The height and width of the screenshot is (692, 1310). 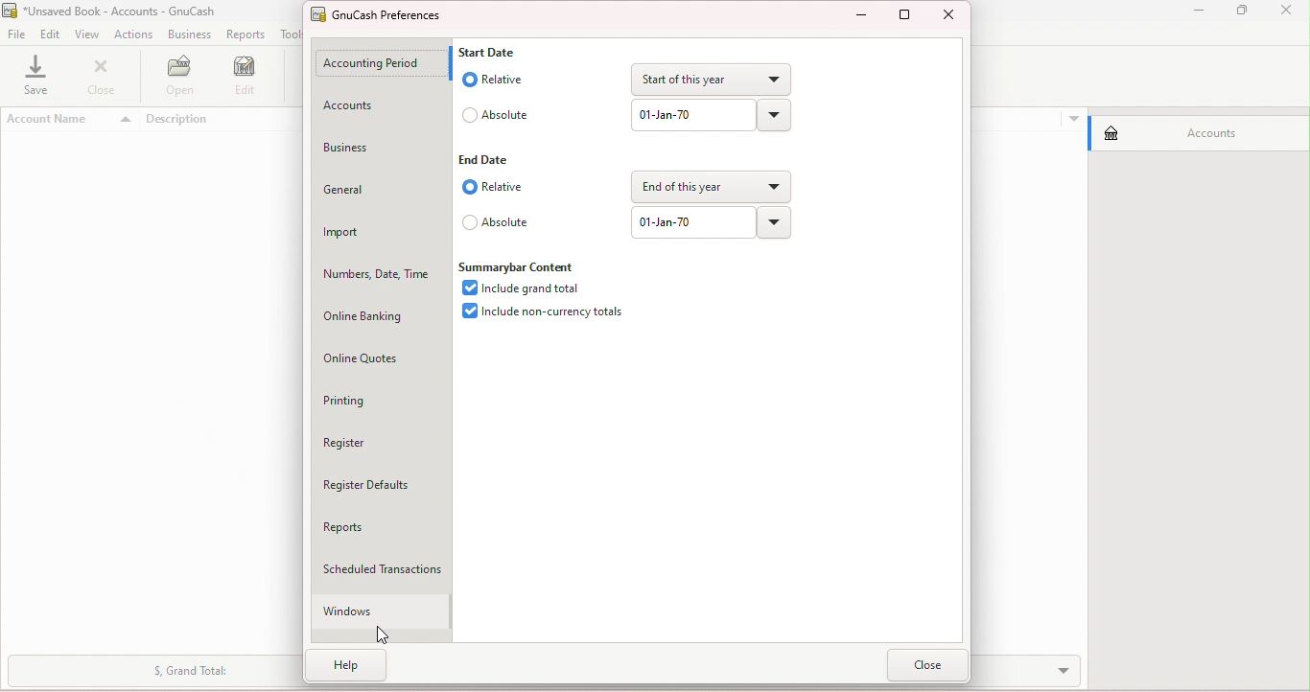 I want to click on Accounts, so click(x=1194, y=130).